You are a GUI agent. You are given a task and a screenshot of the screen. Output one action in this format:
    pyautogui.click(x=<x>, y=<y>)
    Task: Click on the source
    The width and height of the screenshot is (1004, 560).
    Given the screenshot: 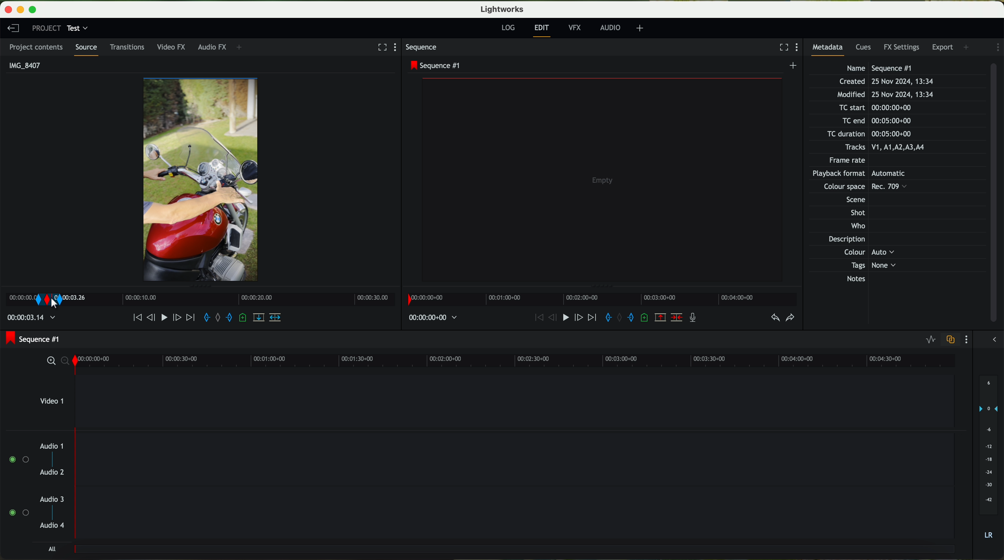 What is the action you would take?
    pyautogui.click(x=88, y=49)
    